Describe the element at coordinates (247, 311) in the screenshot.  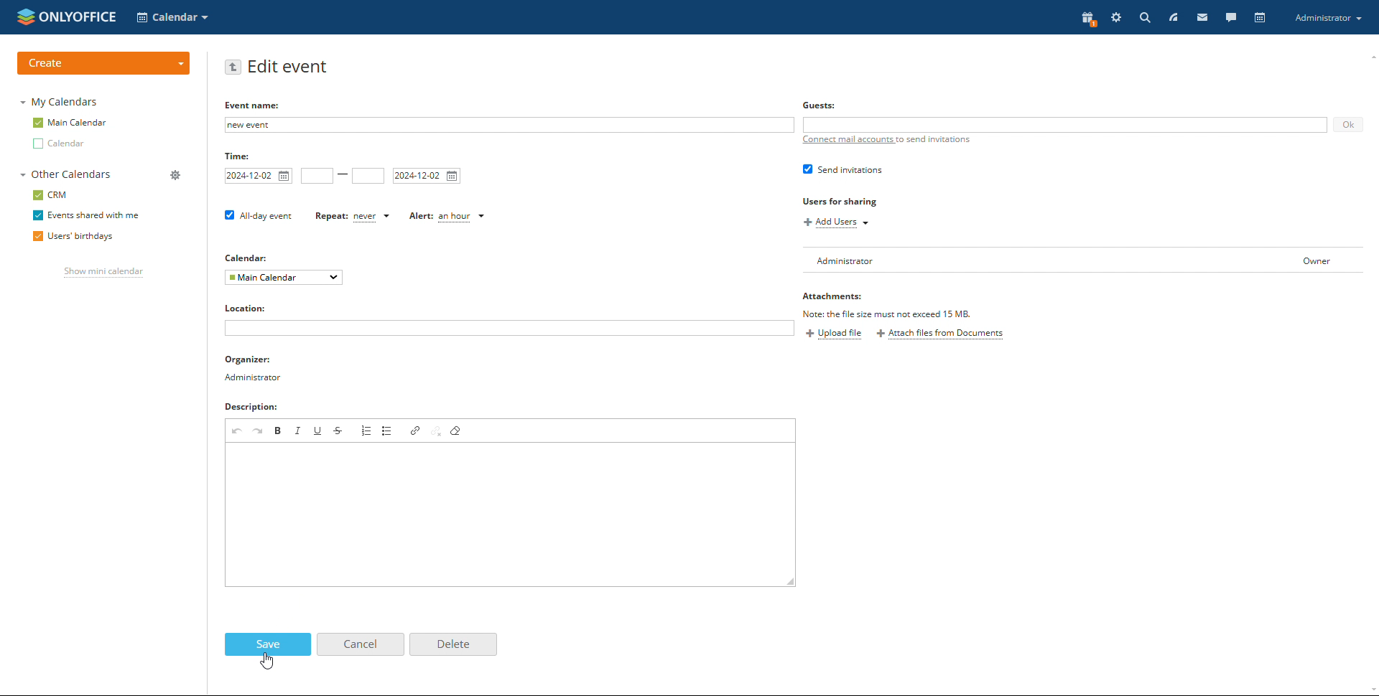
I see `locations` at that location.